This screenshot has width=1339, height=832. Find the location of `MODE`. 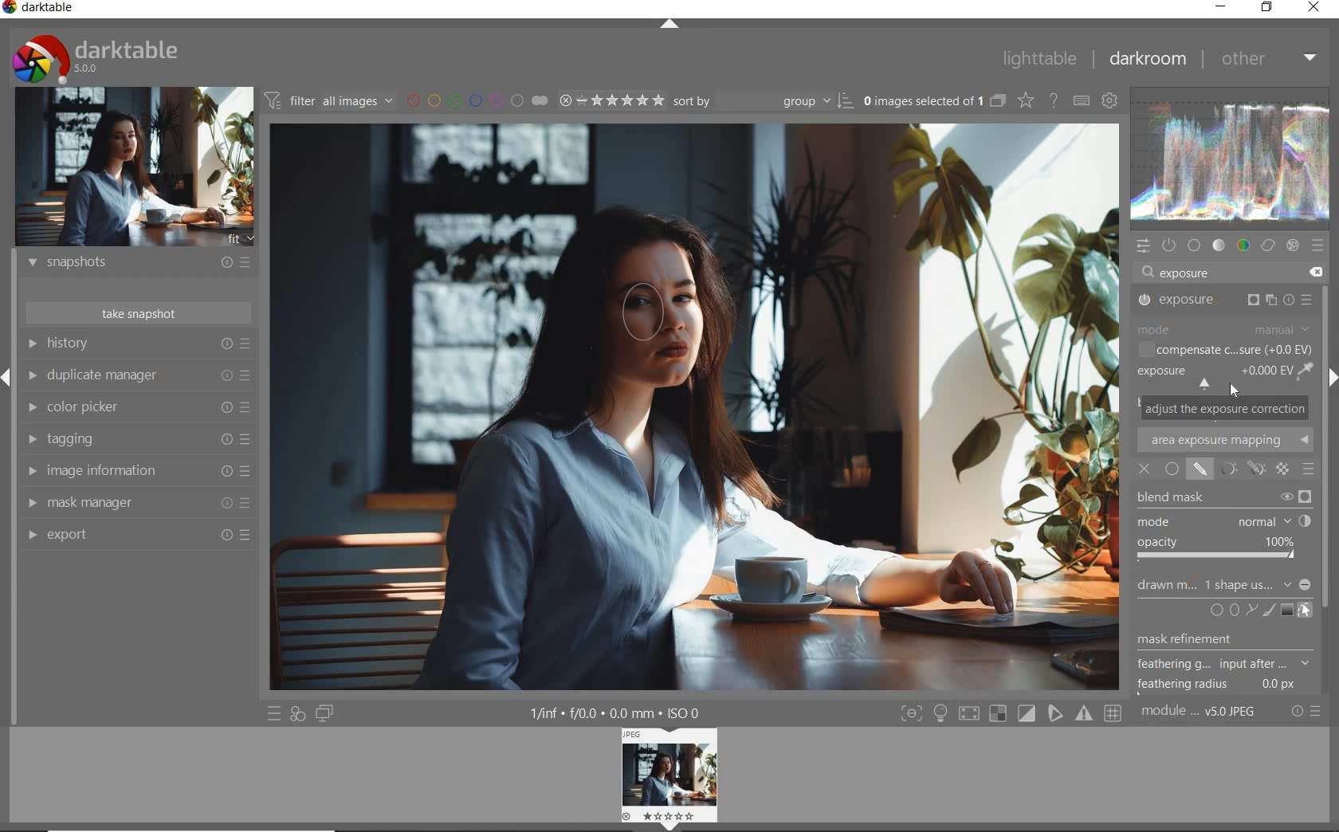

MODE is located at coordinates (1223, 522).